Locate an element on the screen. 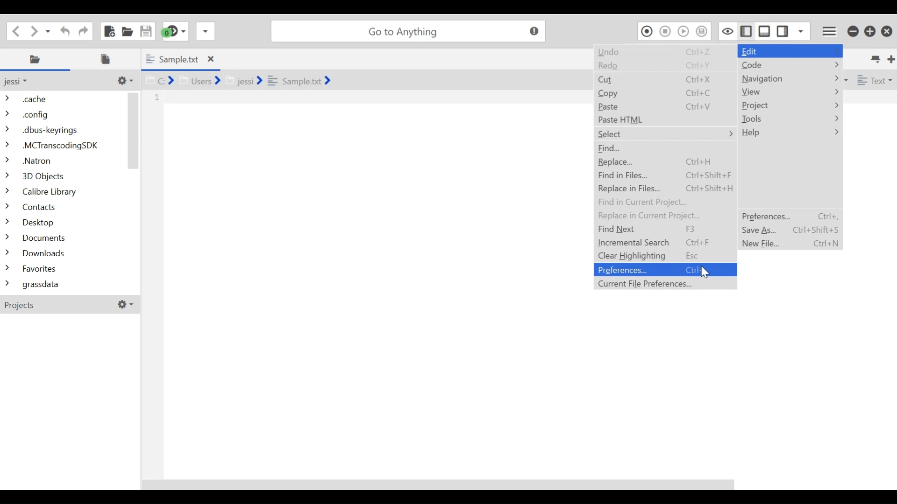 The image size is (897, 504). minimize is located at coordinates (853, 31).